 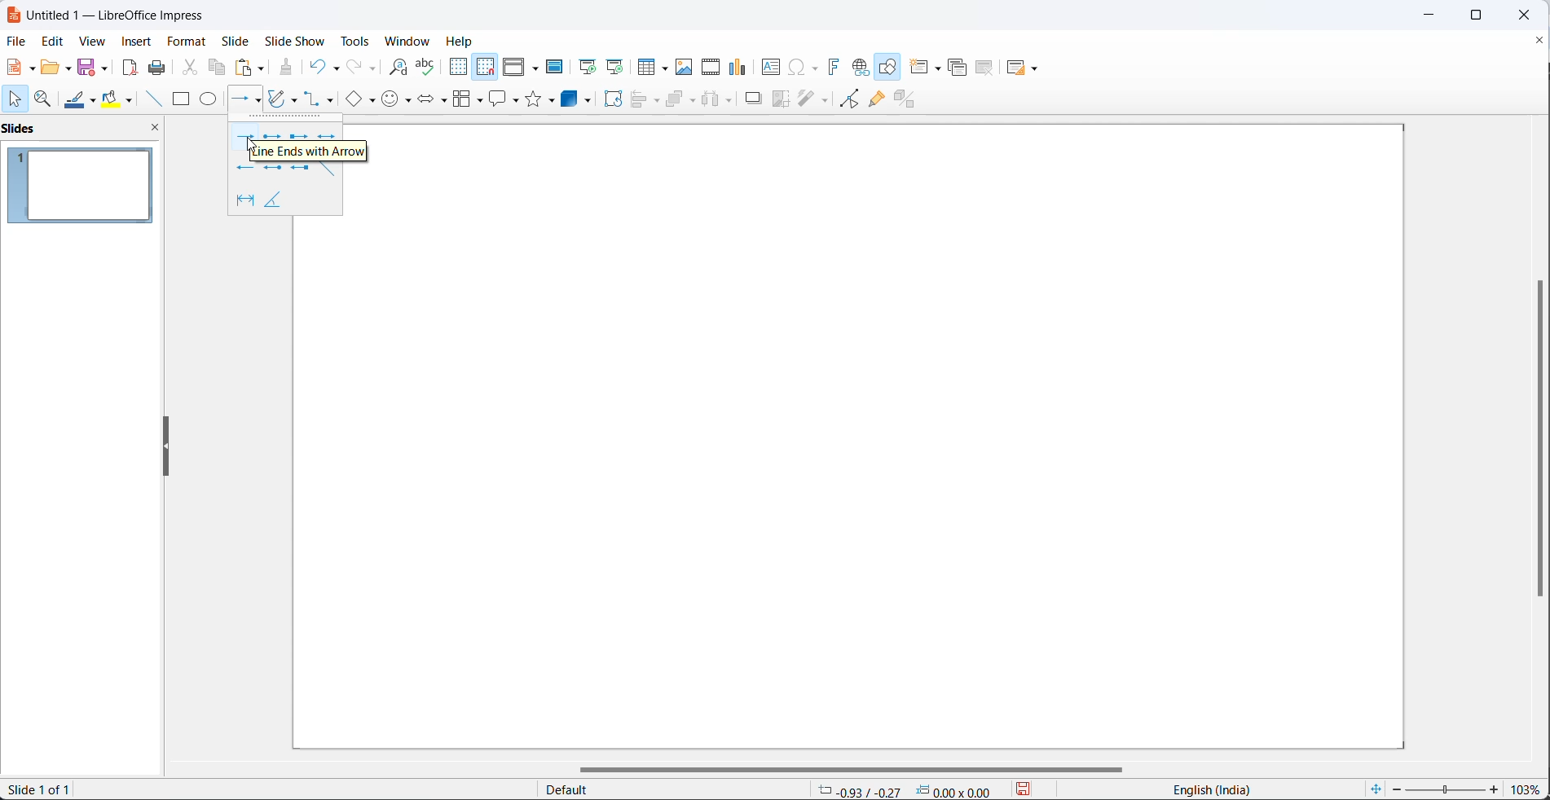 What do you see at coordinates (719, 101) in the screenshot?
I see `distribute objects` at bounding box center [719, 101].